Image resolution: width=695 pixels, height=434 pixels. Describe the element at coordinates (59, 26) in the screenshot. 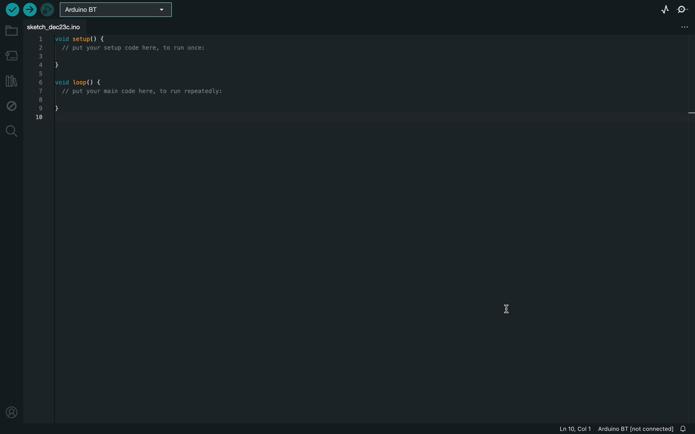

I see `file tab` at that location.